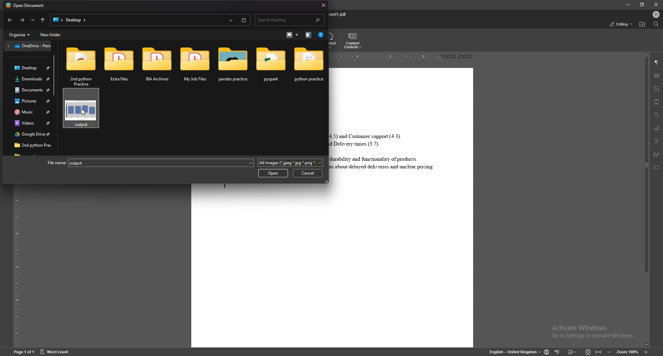 The height and width of the screenshot is (356, 663). What do you see at coordinates (321, 35) in the screenshot?
I see `help` at bounding box center [321, 35].